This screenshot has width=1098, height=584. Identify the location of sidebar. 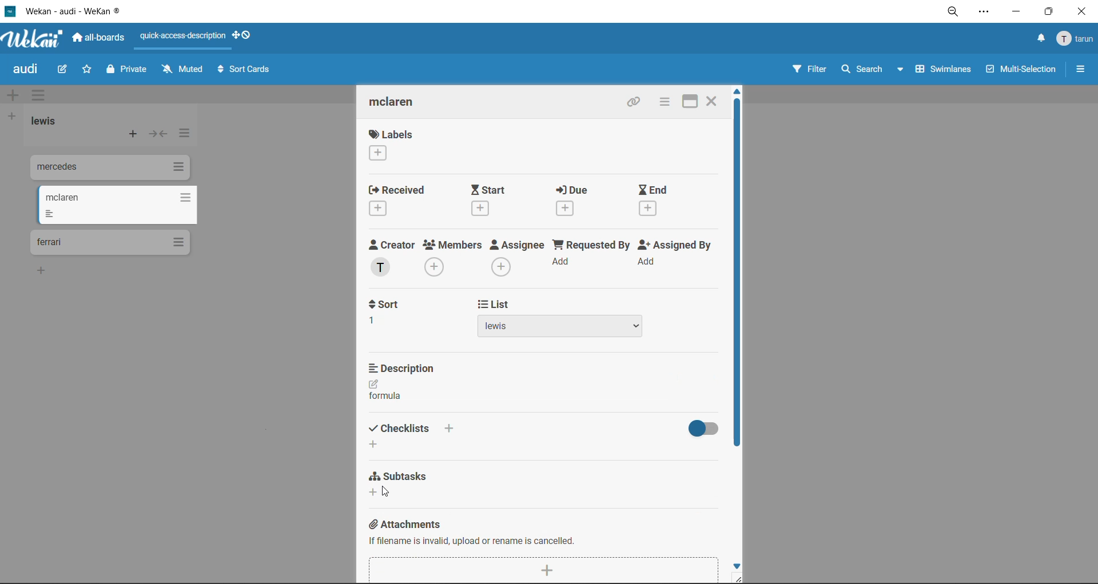
(1080, 69).